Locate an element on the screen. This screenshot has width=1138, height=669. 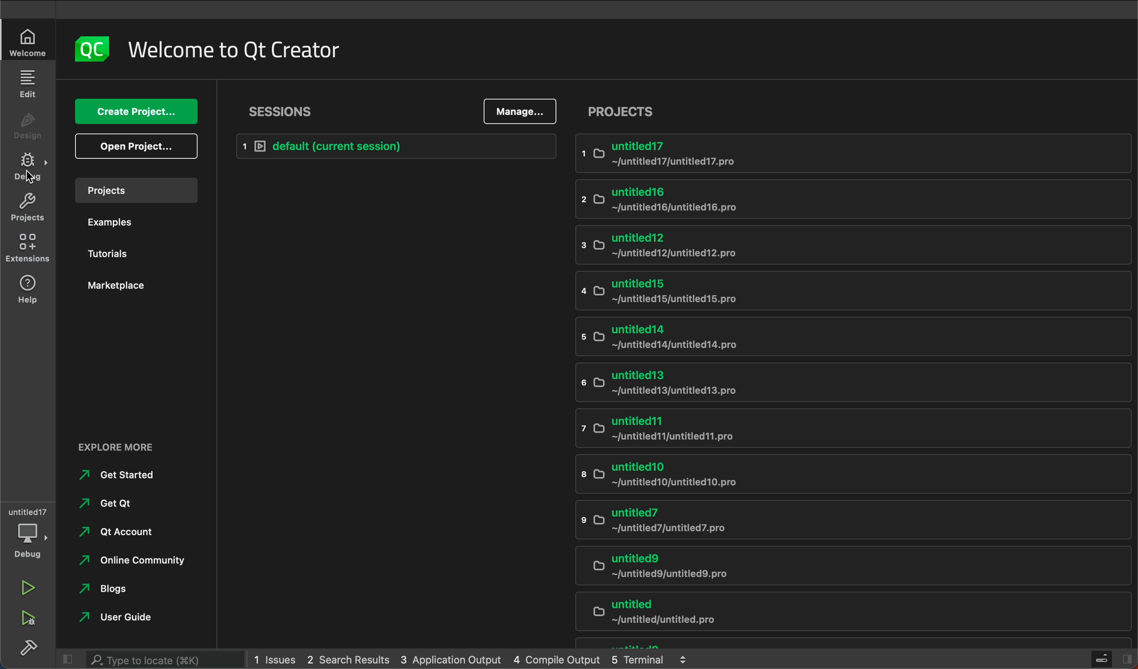
Explore More is located at coordinates (122, 443).